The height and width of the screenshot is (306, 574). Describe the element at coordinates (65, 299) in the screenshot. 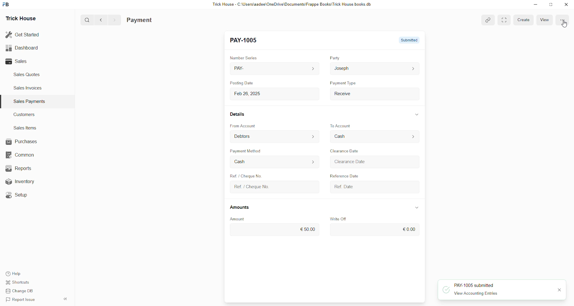

I see `Hide sidebar` at that location.